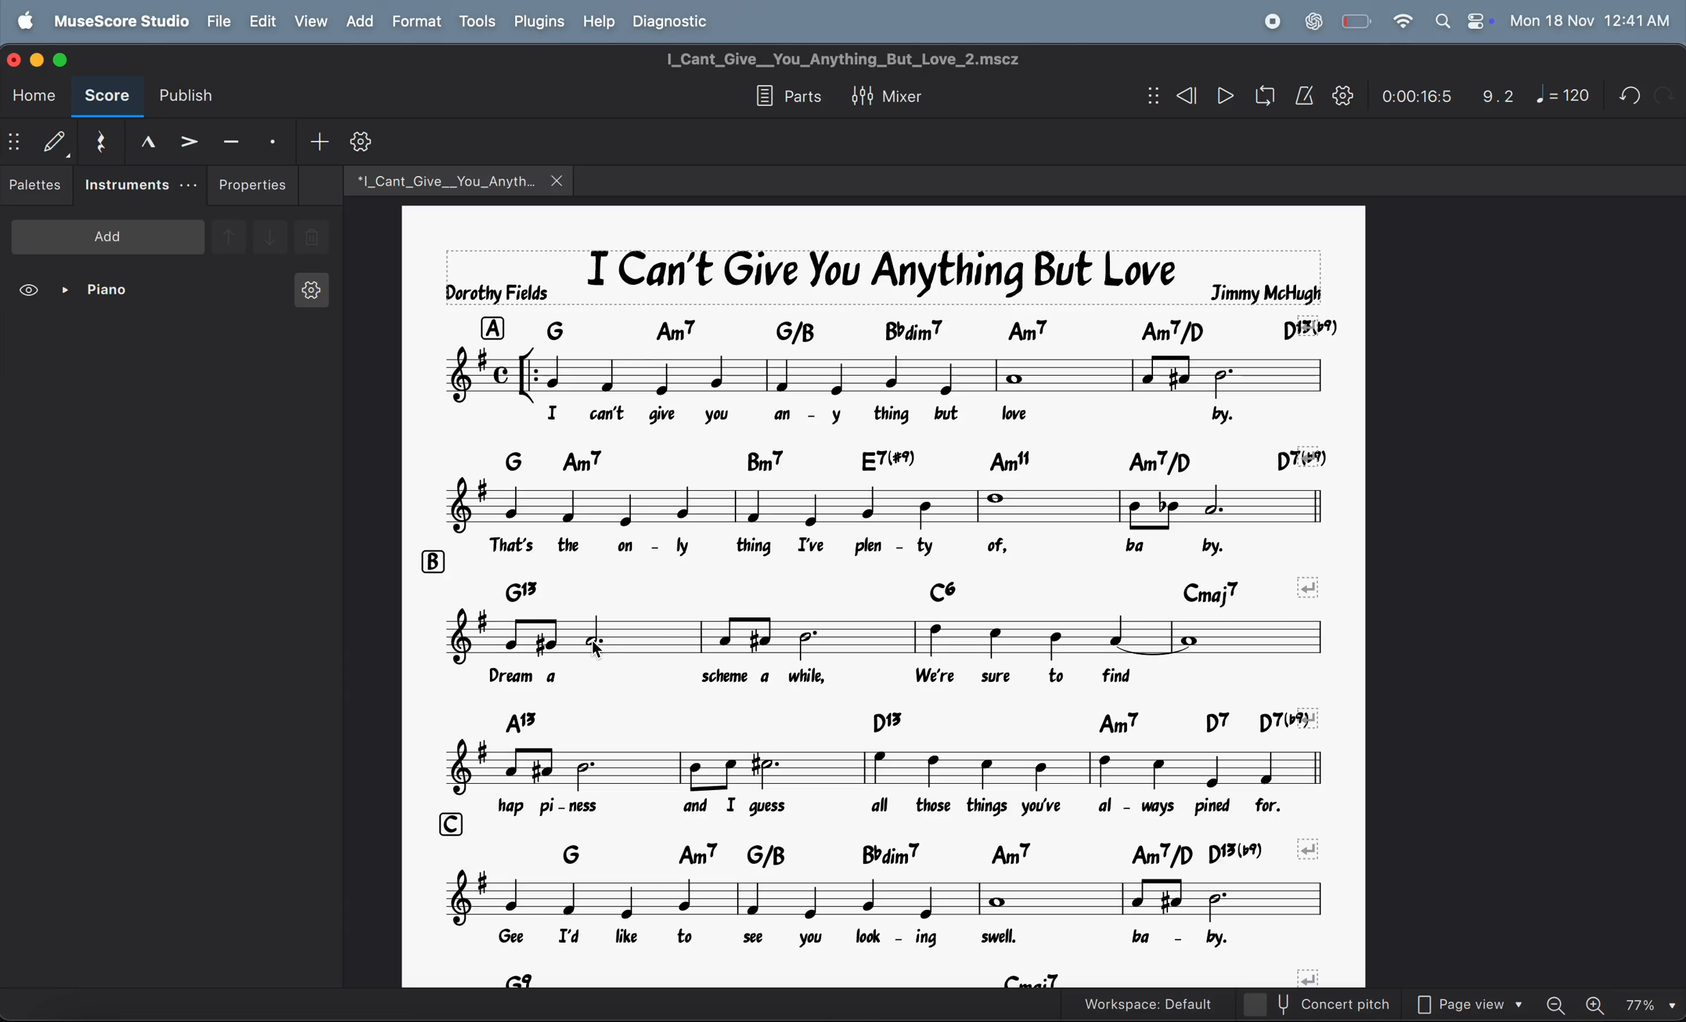 Image resolution: width=1686 pixels, height=1022 pixels. Describe the element at coordinates (493, 330) in the screenshot. I see `row` at that location.